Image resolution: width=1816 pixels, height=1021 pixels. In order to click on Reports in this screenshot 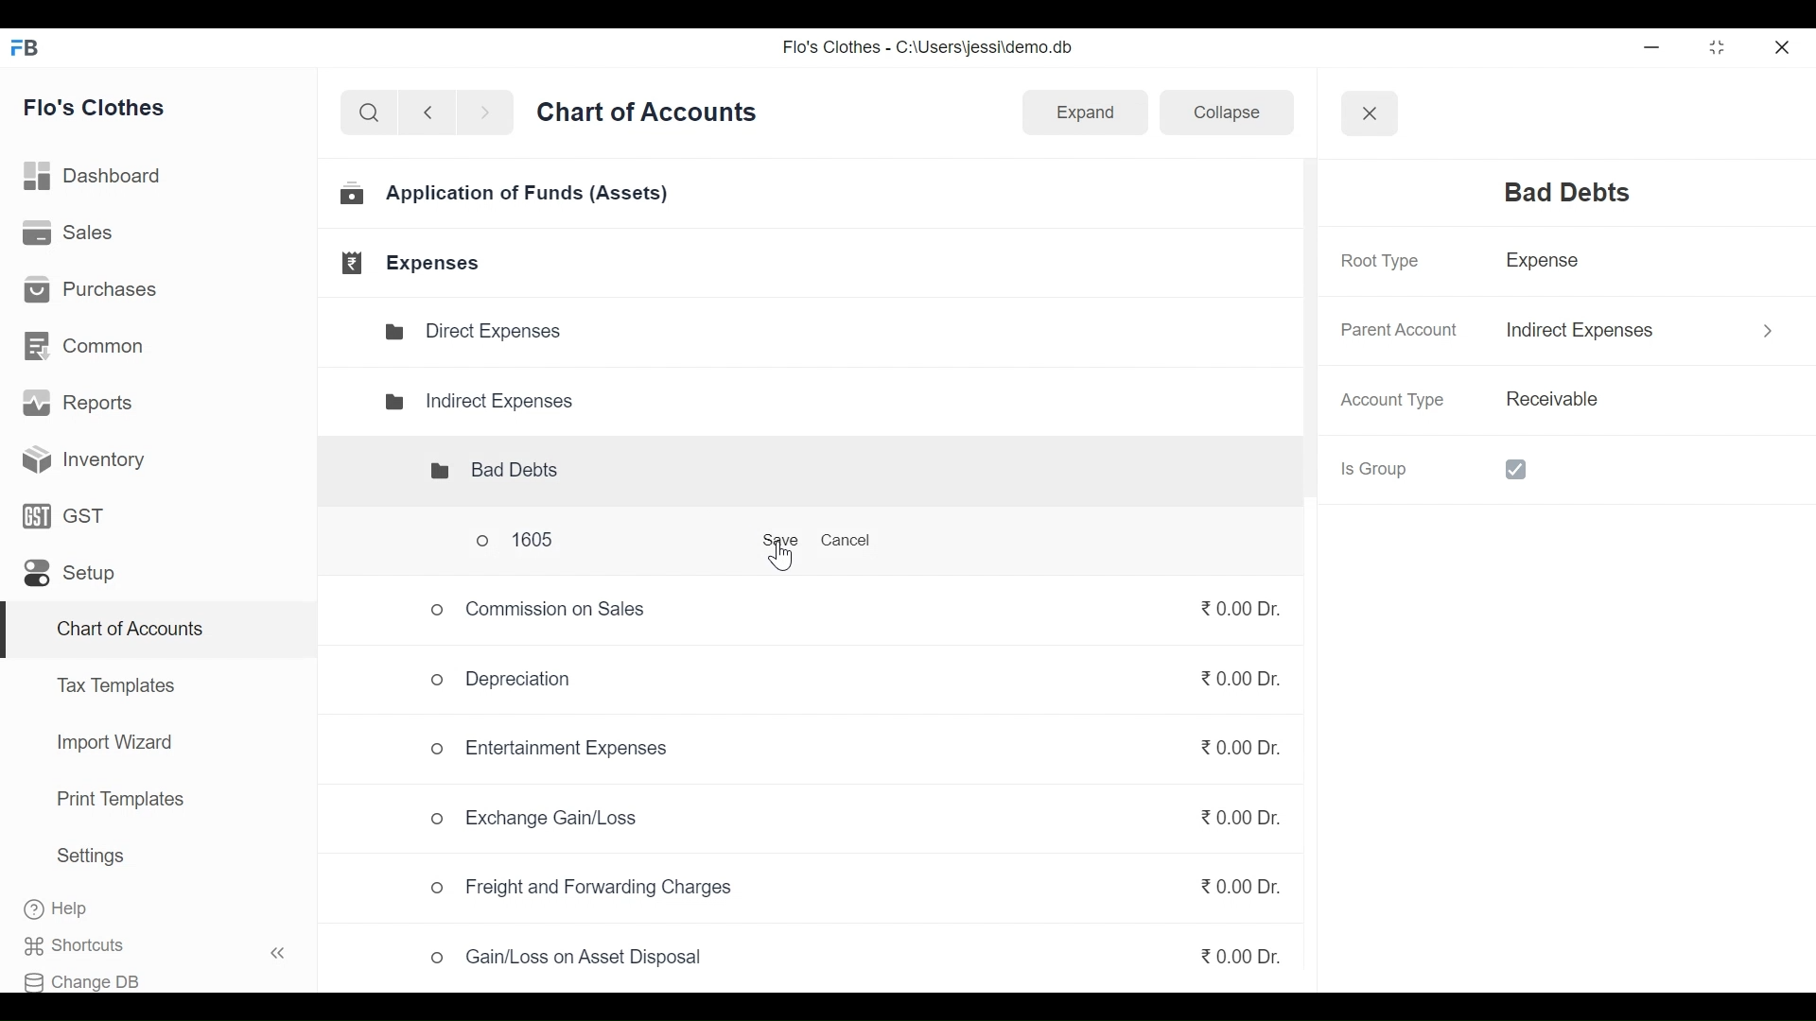, I will do `click(81, 407)`.